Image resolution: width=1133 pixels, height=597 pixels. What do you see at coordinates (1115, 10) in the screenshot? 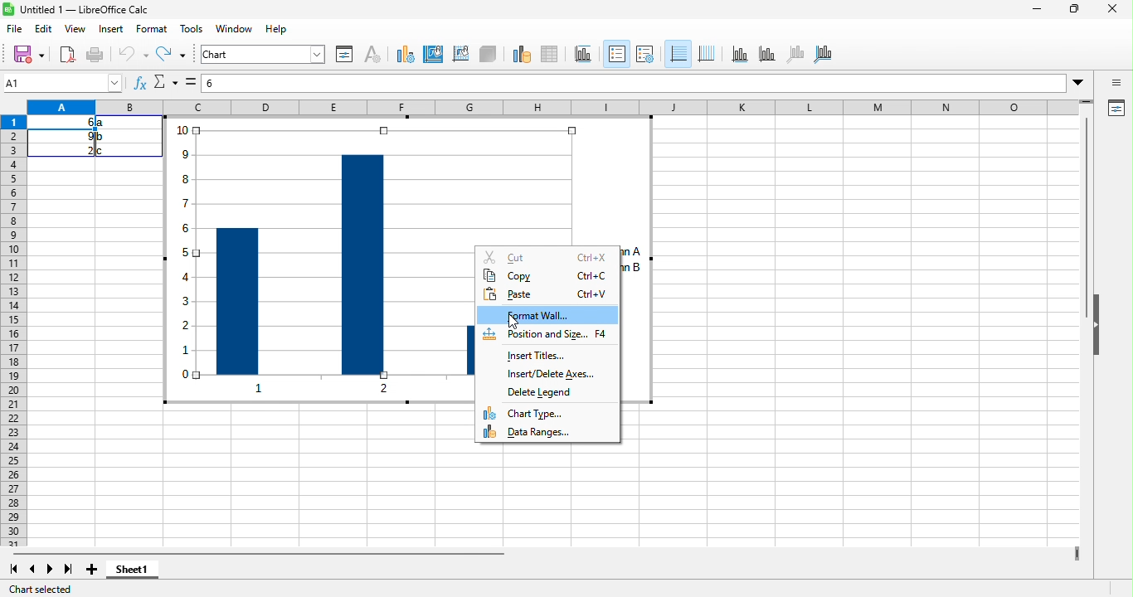
I see `close` at bounding box center [1115, 10].